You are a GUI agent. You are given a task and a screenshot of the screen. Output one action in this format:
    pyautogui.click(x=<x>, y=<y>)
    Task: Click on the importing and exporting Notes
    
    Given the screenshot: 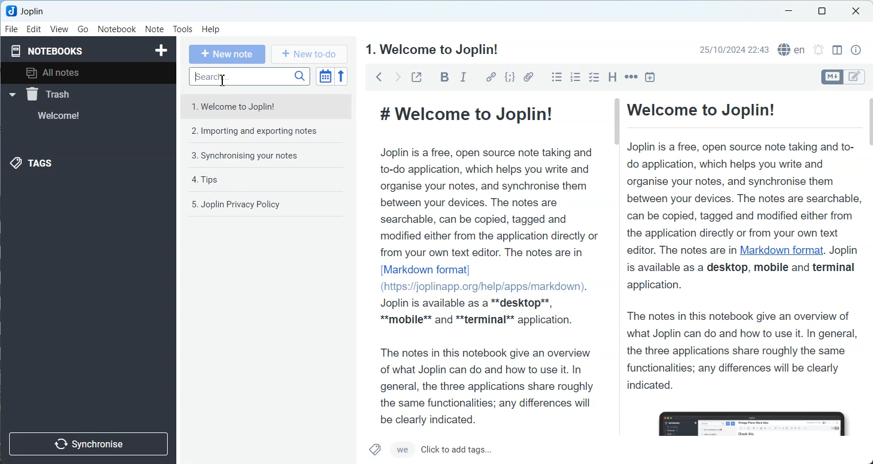 What is the action you would take?
    pyautogui.click(x=268, y=130)
    